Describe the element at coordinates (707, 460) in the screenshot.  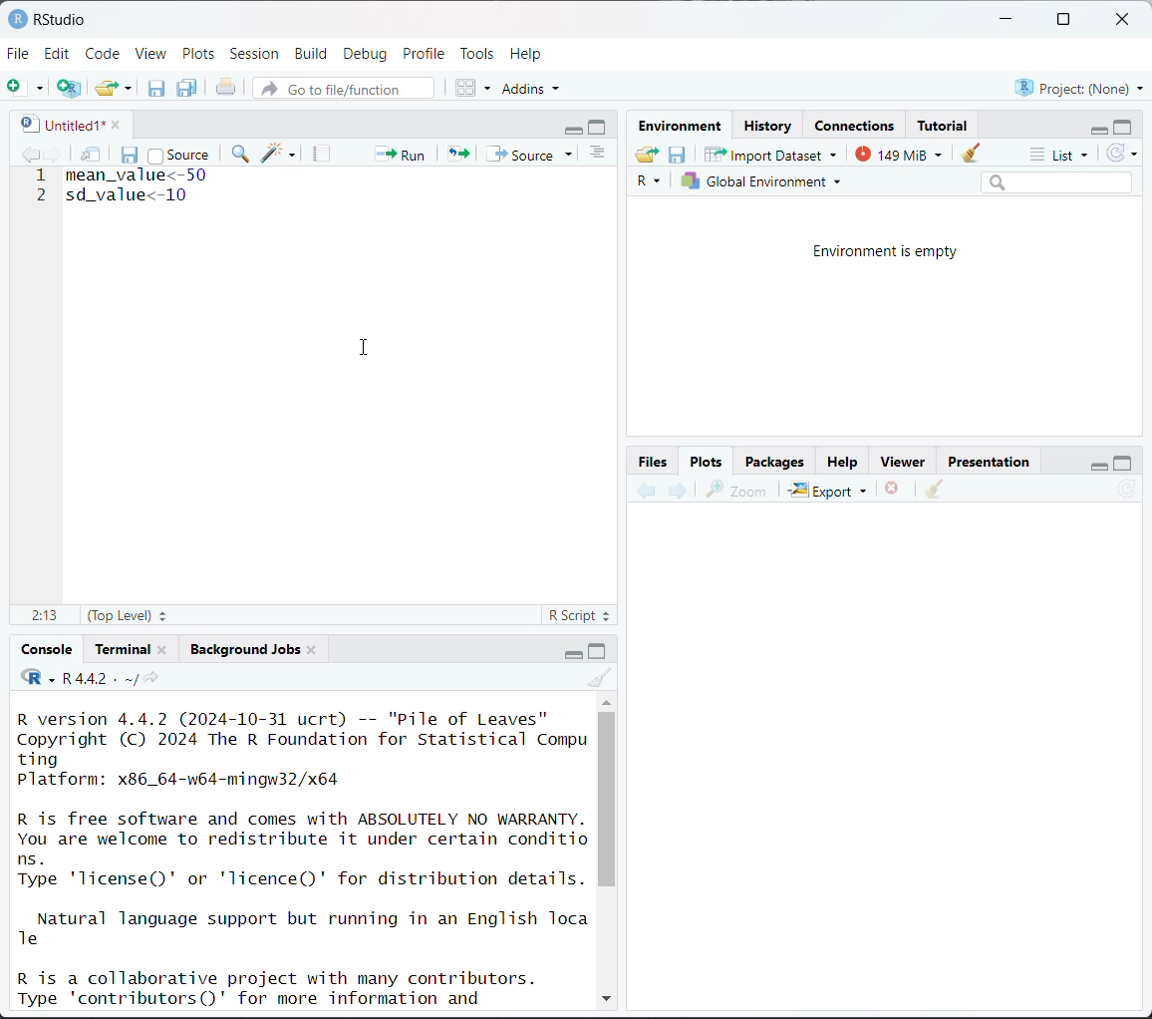
I see `Plots` at that location.